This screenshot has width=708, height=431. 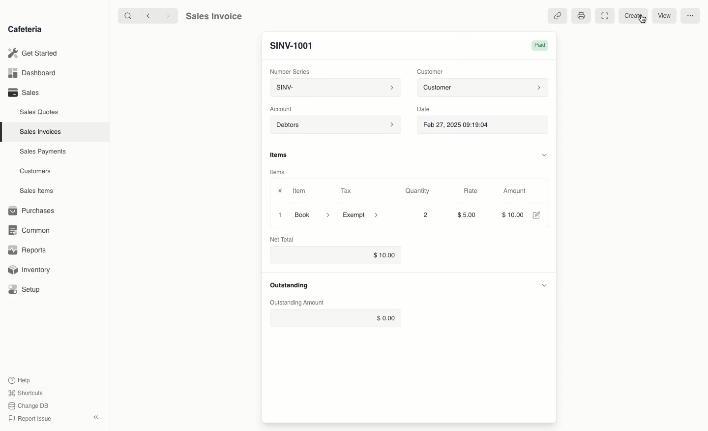 I want to click on Date, so click(x=424, y=109).